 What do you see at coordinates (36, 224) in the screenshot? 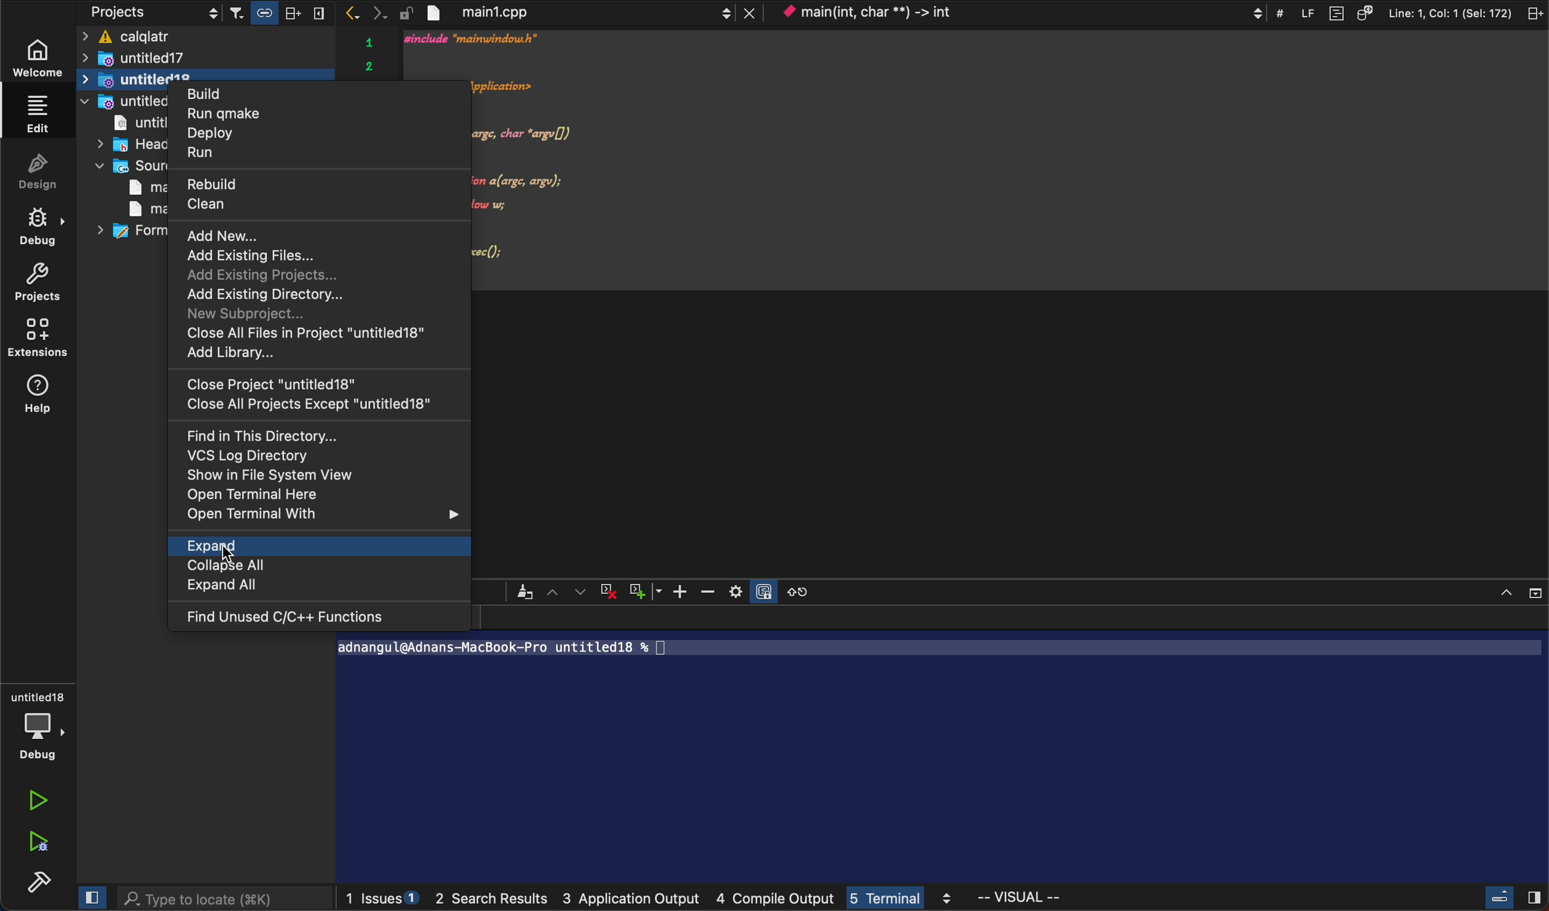
I see `debug` at bounding box center [36, 224].